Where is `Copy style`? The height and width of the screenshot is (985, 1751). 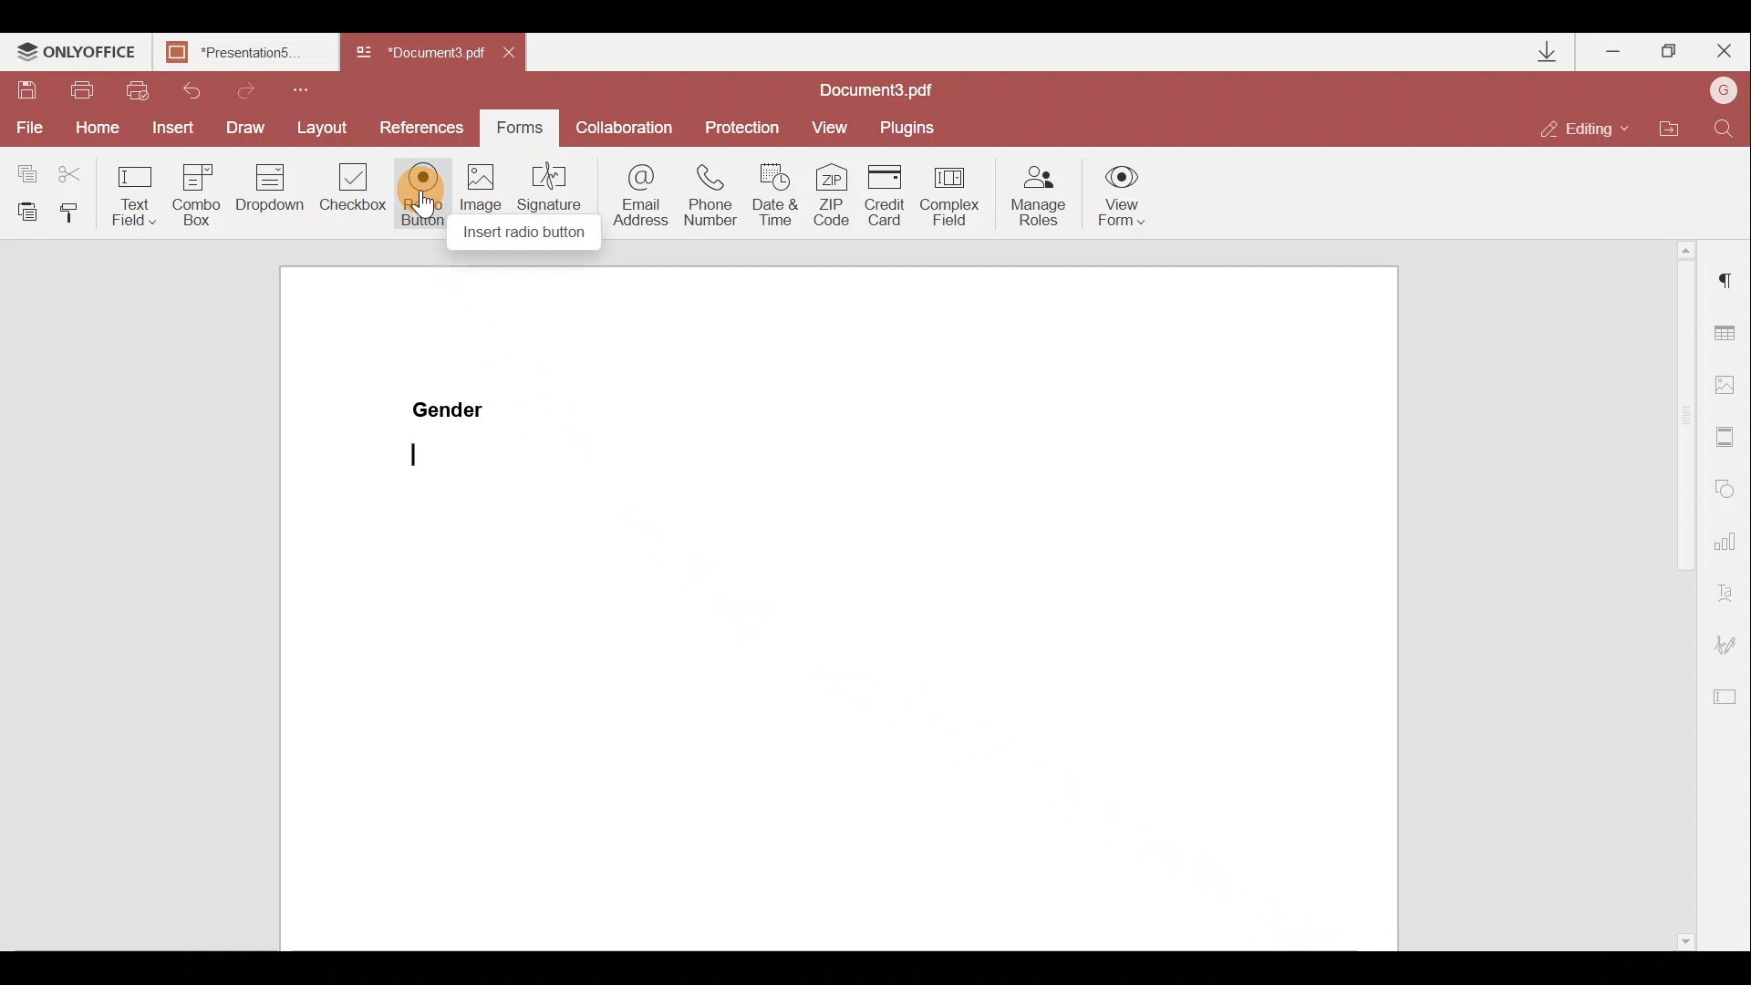
Copy style is located at coordinates (77, 211).